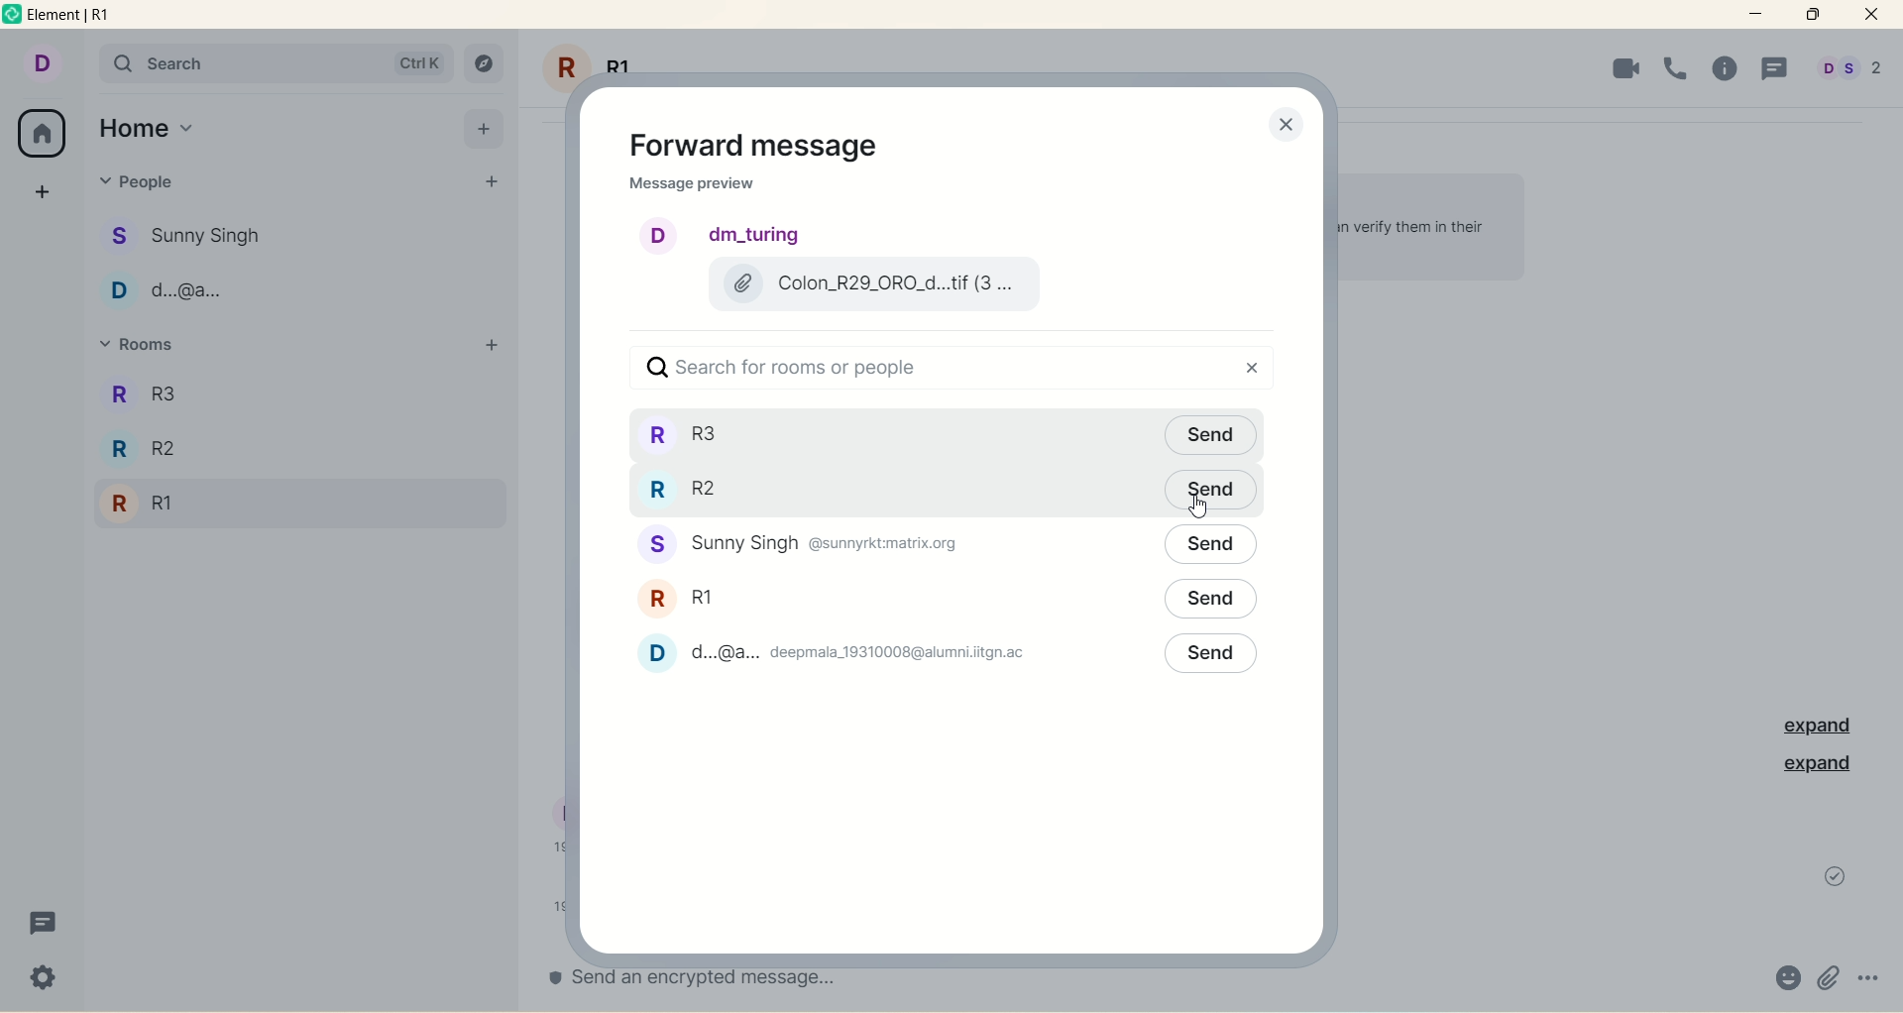 The image size is (1903, 1013). Describe the element at coordinates (766, 146) in the screenshot. I see `forward message` at that location.